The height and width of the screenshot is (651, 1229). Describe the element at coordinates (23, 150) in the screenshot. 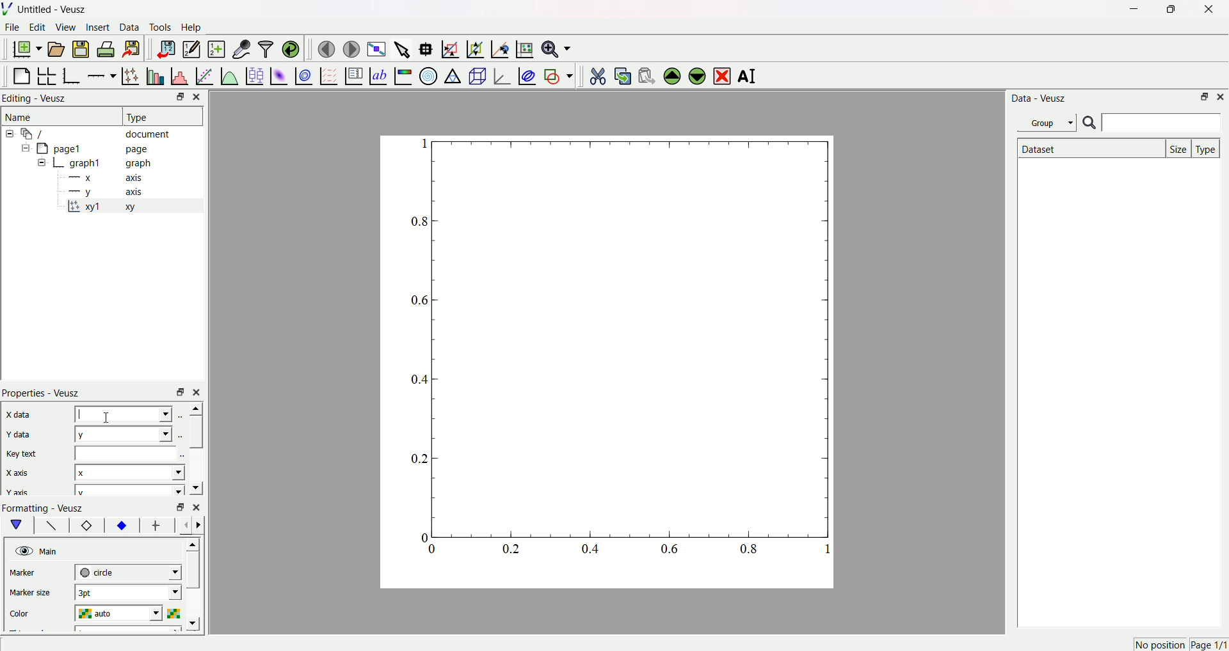

I see `collapse` at that location.